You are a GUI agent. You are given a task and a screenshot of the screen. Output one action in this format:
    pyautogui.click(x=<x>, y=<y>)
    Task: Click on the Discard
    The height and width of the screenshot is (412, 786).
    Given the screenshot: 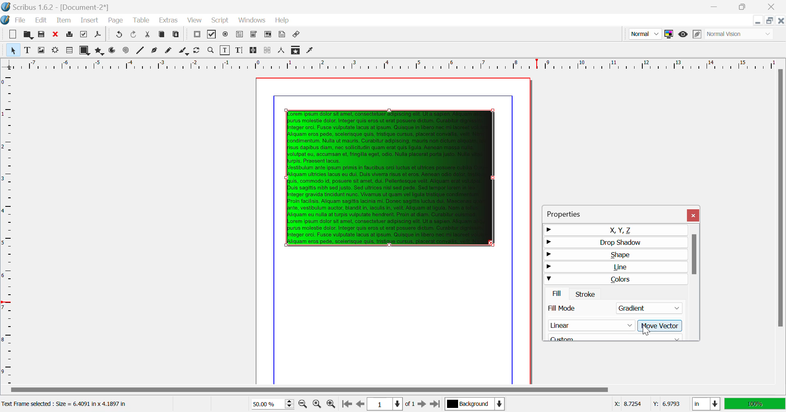 What is the action you would take?
    pyautogui.click(x=56, y=34)
    